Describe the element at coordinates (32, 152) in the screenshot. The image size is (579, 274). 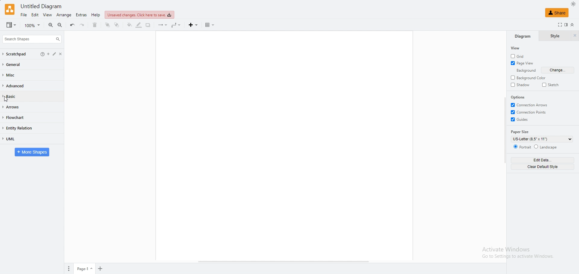
I see `more shapes` at that location.